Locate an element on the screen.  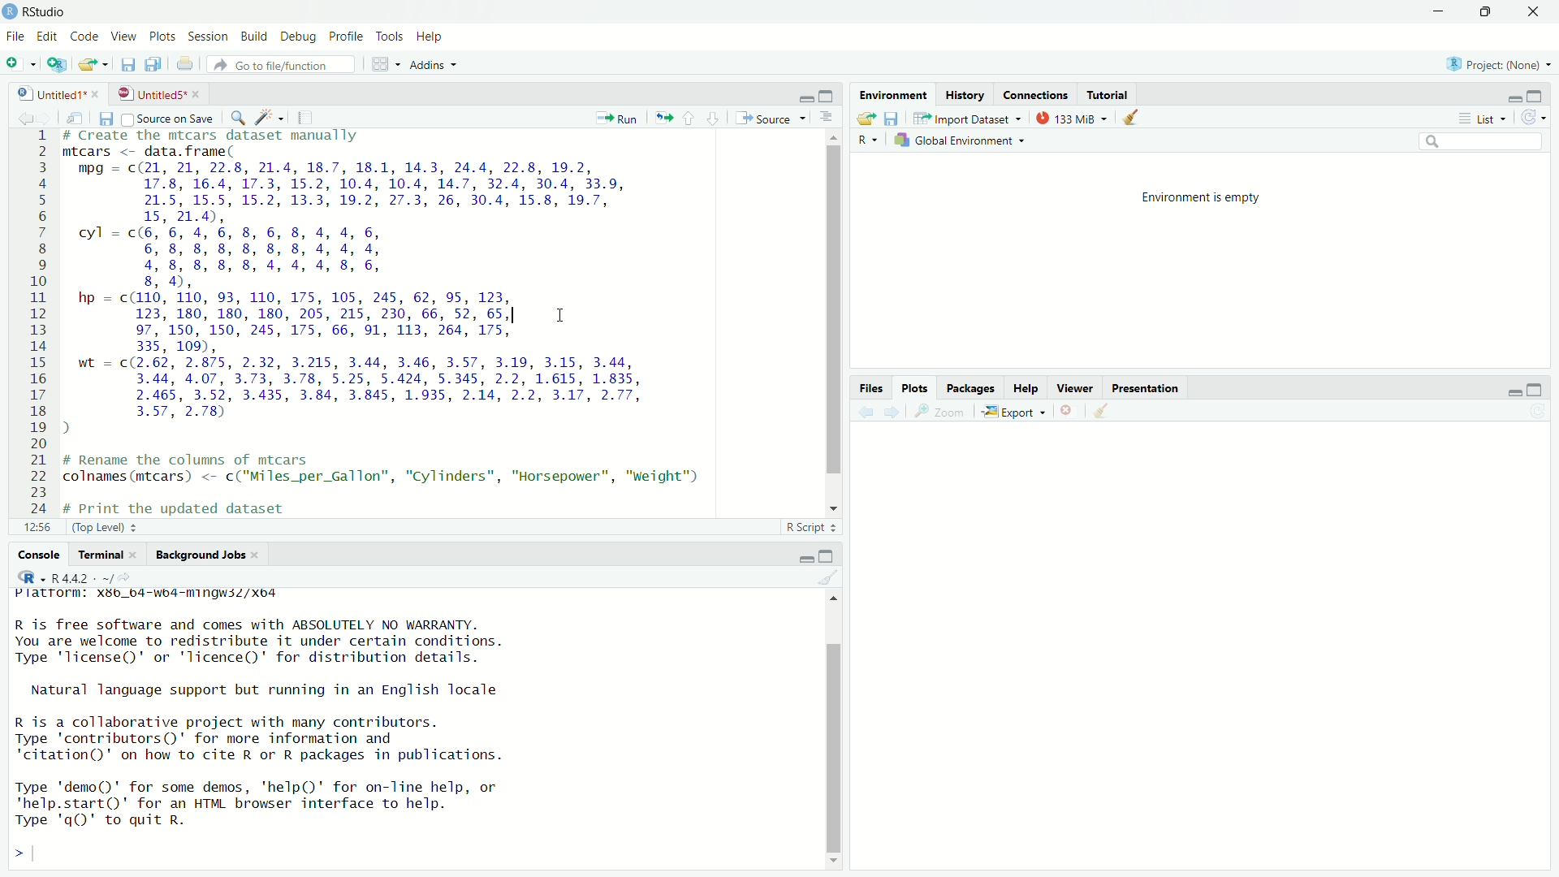
Files is located at coordinates (870, 387).